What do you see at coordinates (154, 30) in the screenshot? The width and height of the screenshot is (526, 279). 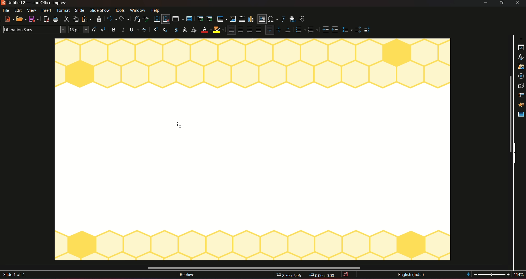 I see `icon` at bounding box center [154, 30].